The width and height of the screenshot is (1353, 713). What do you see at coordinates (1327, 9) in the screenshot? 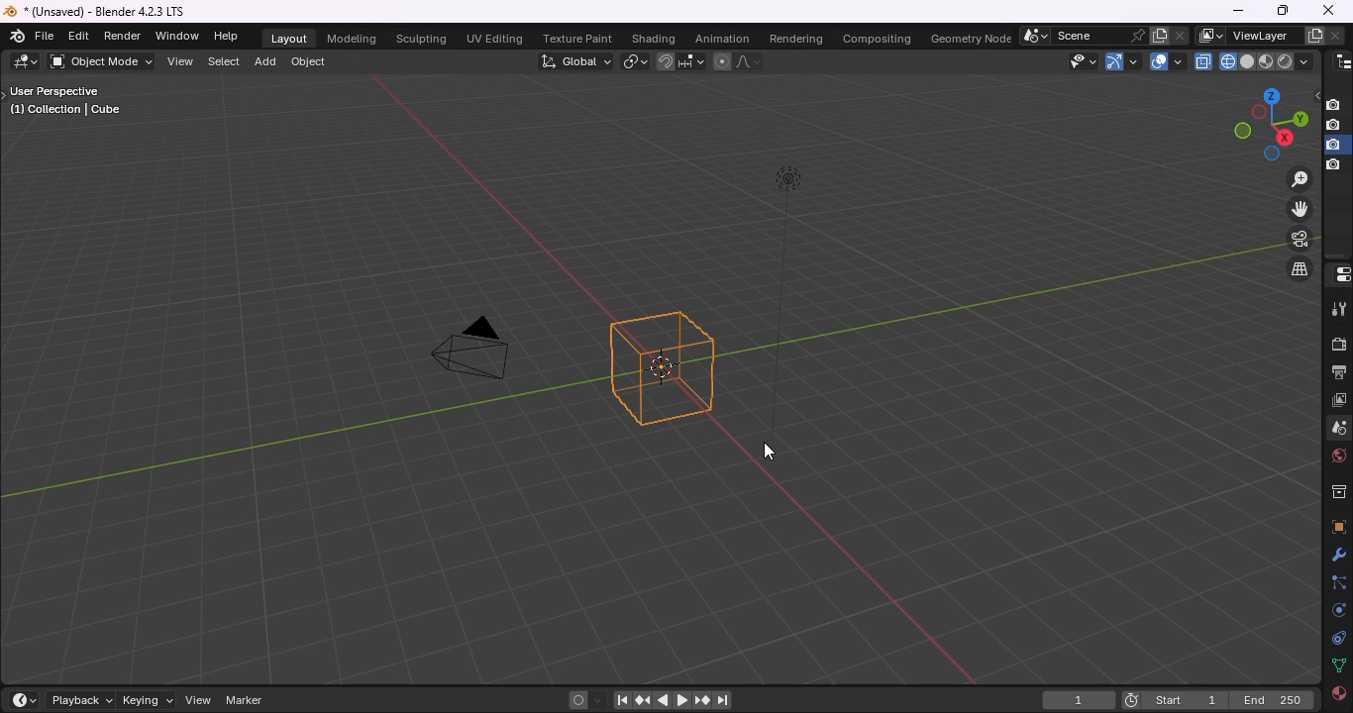
I see `close` at bounding box center [1327, 9].